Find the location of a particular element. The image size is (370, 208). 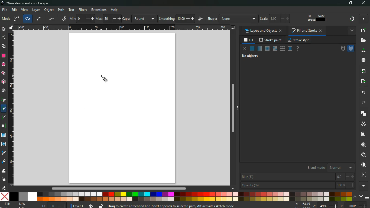

 is located at coordinates (123, 28).